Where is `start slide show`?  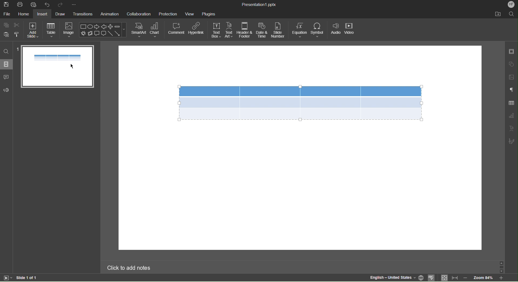 start slide show is located at coordinates (6, 277).